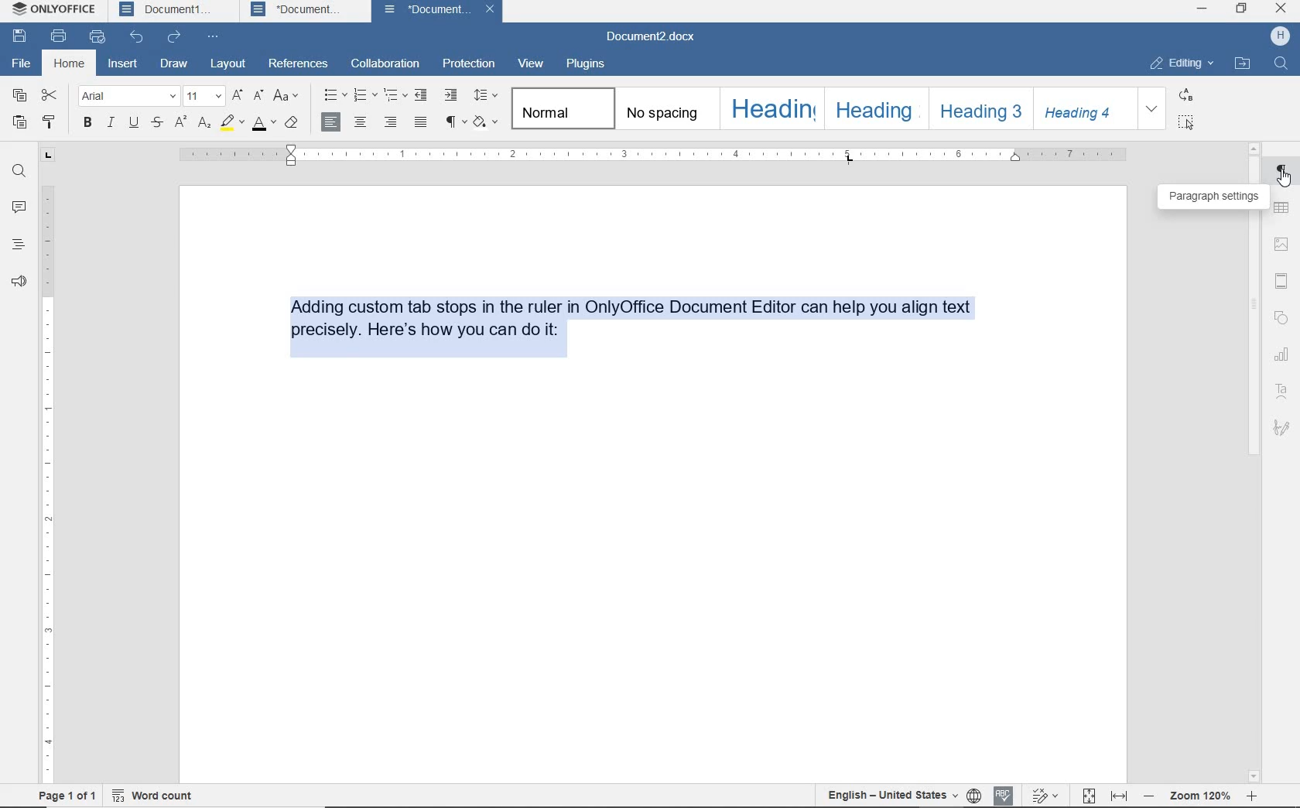  What do you see at coordinates (1043, 796) in the screenshot?
I see `track changes` at bounding box center [1043, 796].